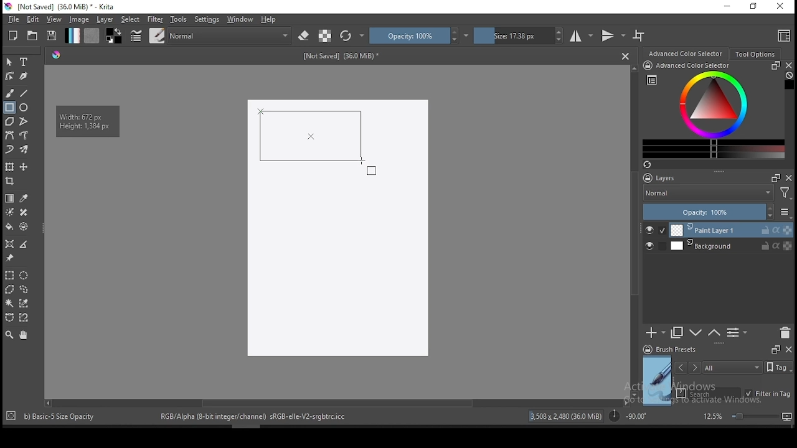 This screenshot has height=448, width=797. I want to click on similar color selection tool, so click(26, 303).